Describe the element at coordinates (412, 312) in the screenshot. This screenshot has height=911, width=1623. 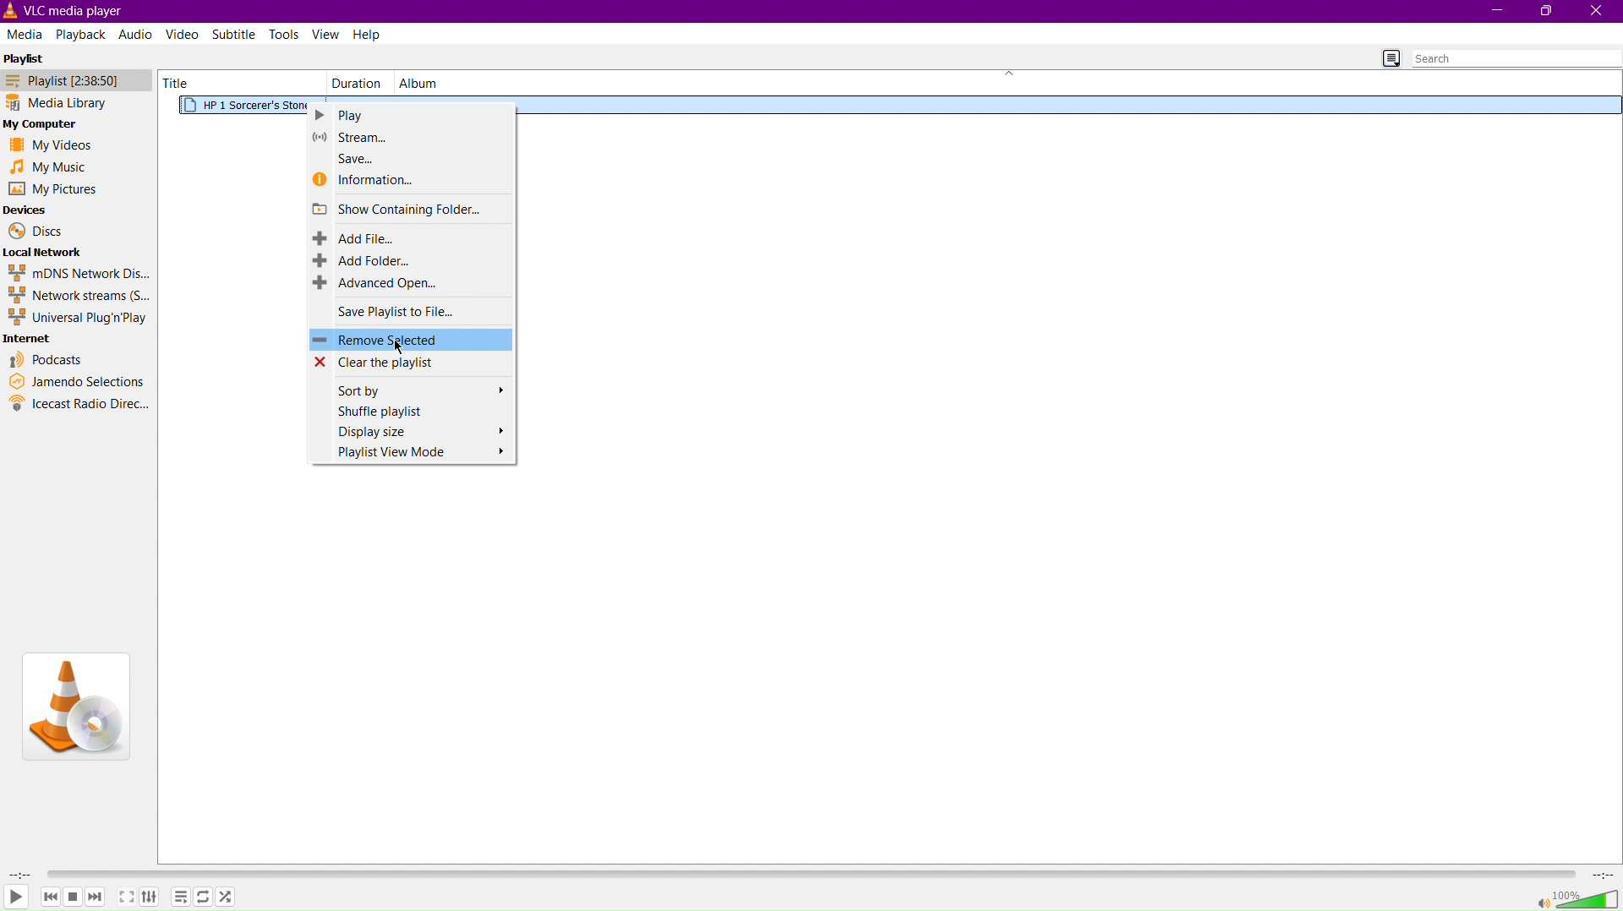
I see `Save Playlist to File...` at that location.